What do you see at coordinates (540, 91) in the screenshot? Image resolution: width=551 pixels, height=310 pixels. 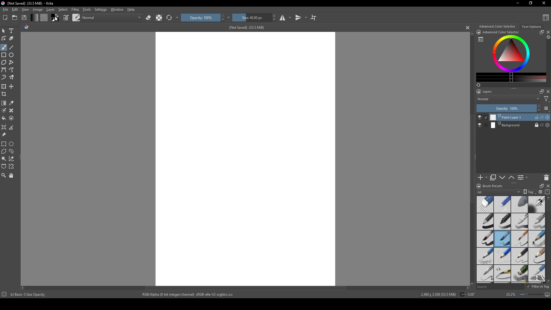 I see `maximize` at bounding box center [540, 91].